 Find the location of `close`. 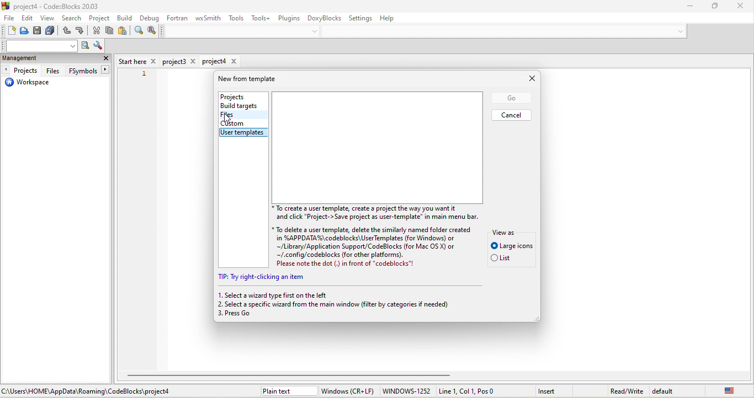

close is located at coordinates (736, 6).